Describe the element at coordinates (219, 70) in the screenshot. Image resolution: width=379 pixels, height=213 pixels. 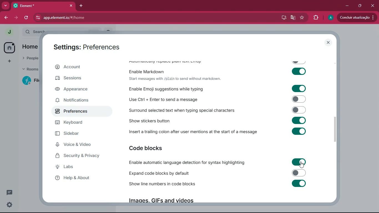
I see `Enable Markdown` at that location.